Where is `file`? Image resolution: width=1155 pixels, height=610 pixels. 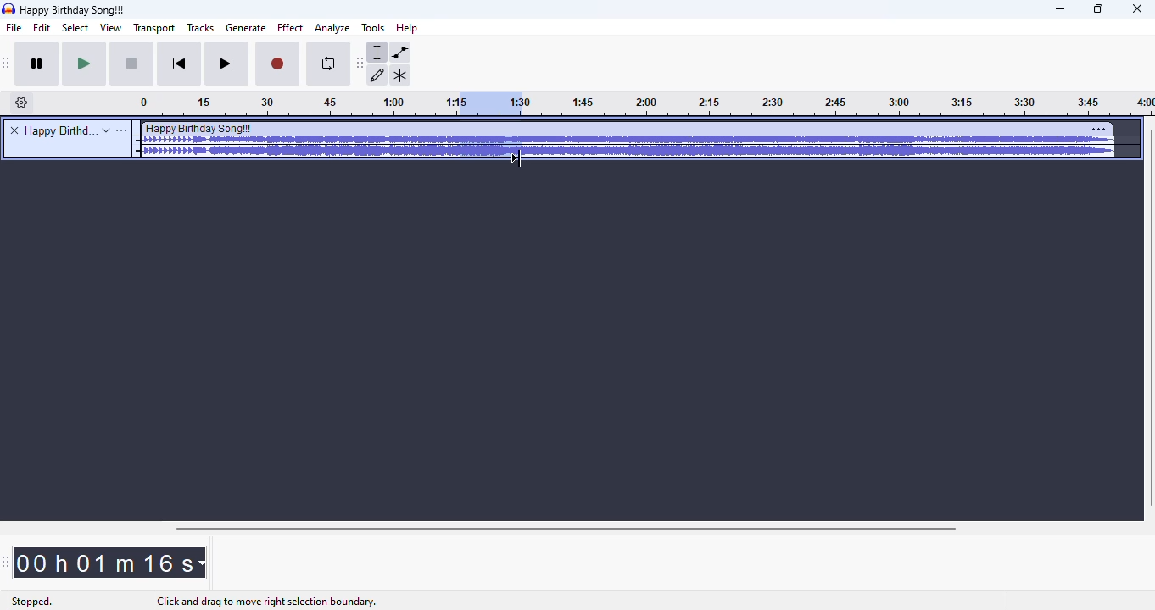 file is located at coordinates (14, 28).